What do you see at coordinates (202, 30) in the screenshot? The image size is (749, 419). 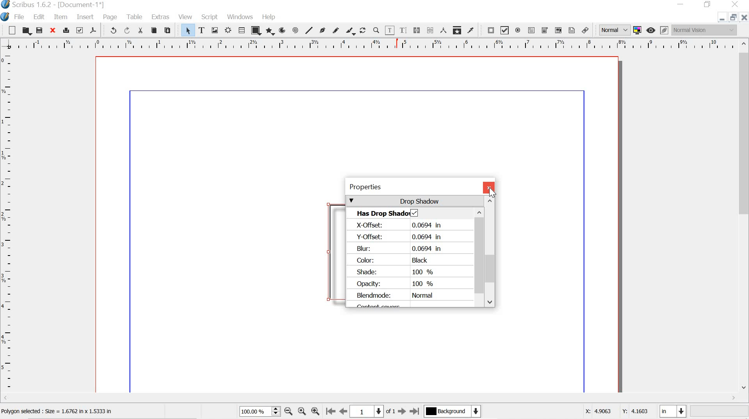 I see `text frame` at bounding box center [202, 30].